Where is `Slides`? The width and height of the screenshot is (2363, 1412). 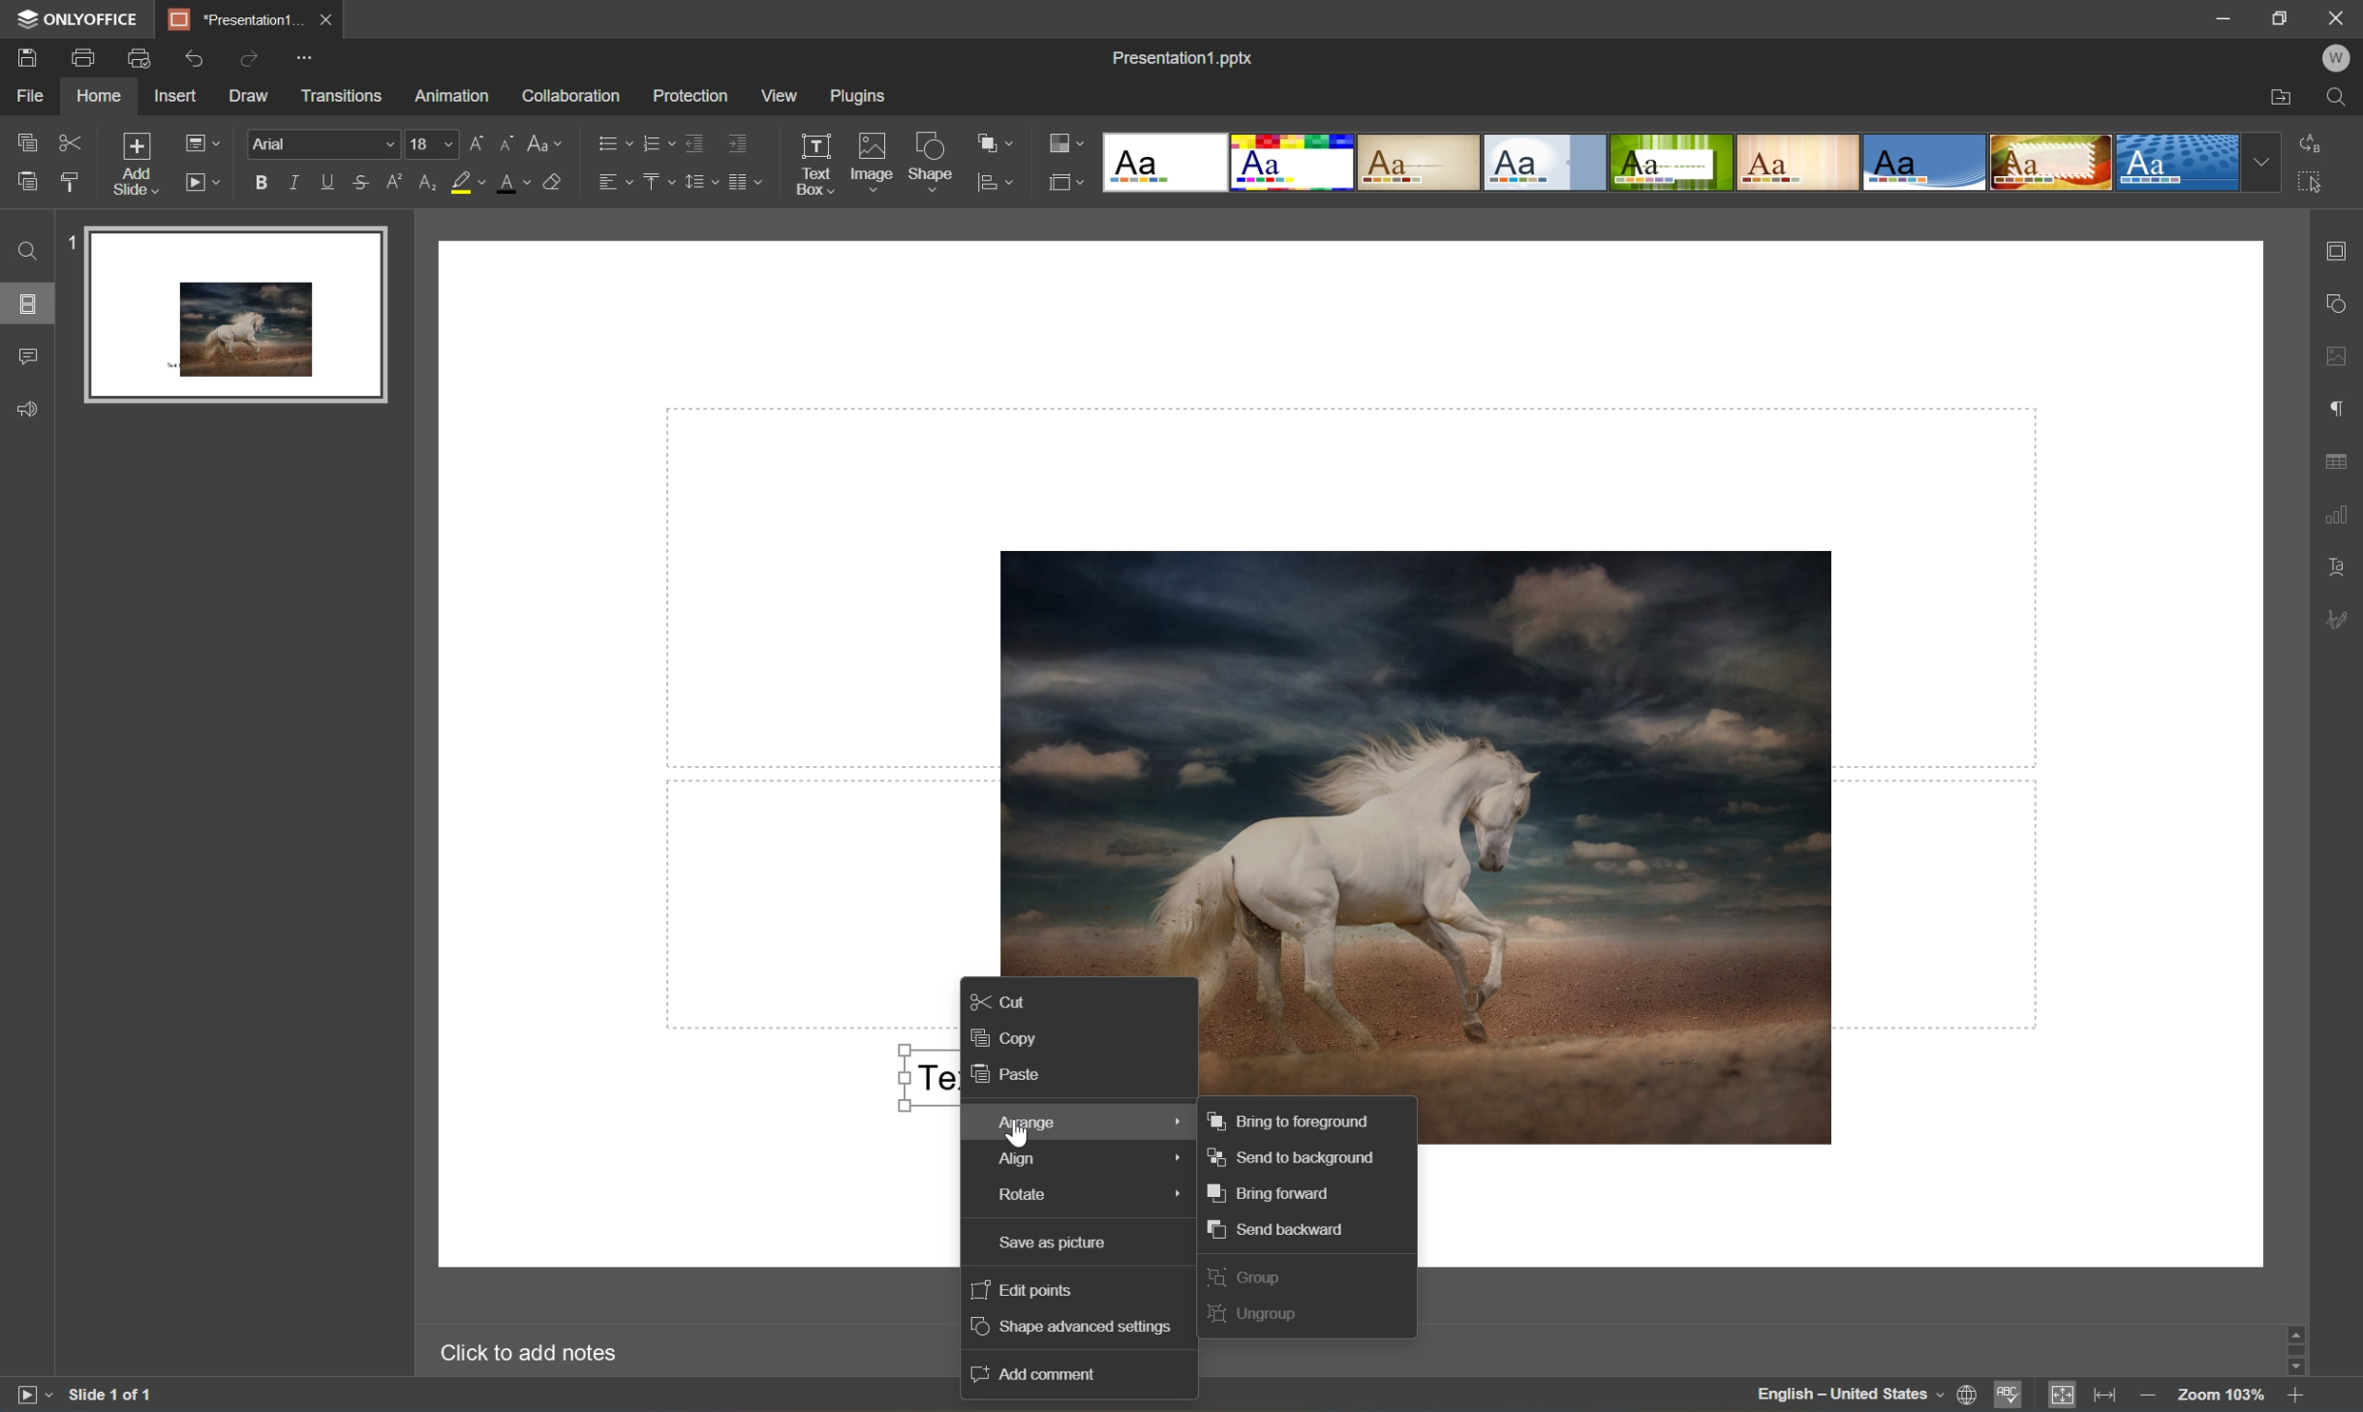
Slides is located at coordinates (26, 304).